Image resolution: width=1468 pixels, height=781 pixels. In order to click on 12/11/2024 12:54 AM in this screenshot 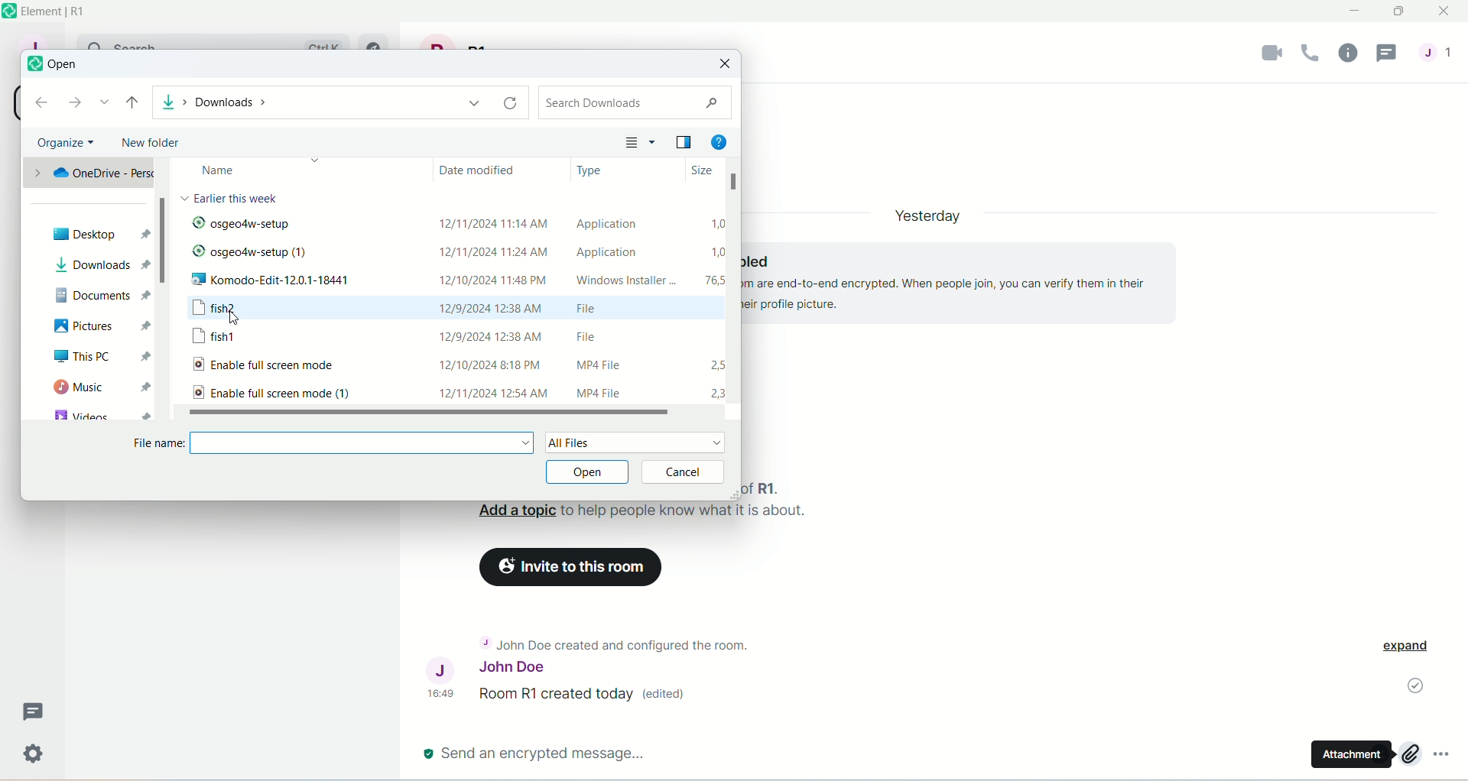, I will do `click(491, 391)`.